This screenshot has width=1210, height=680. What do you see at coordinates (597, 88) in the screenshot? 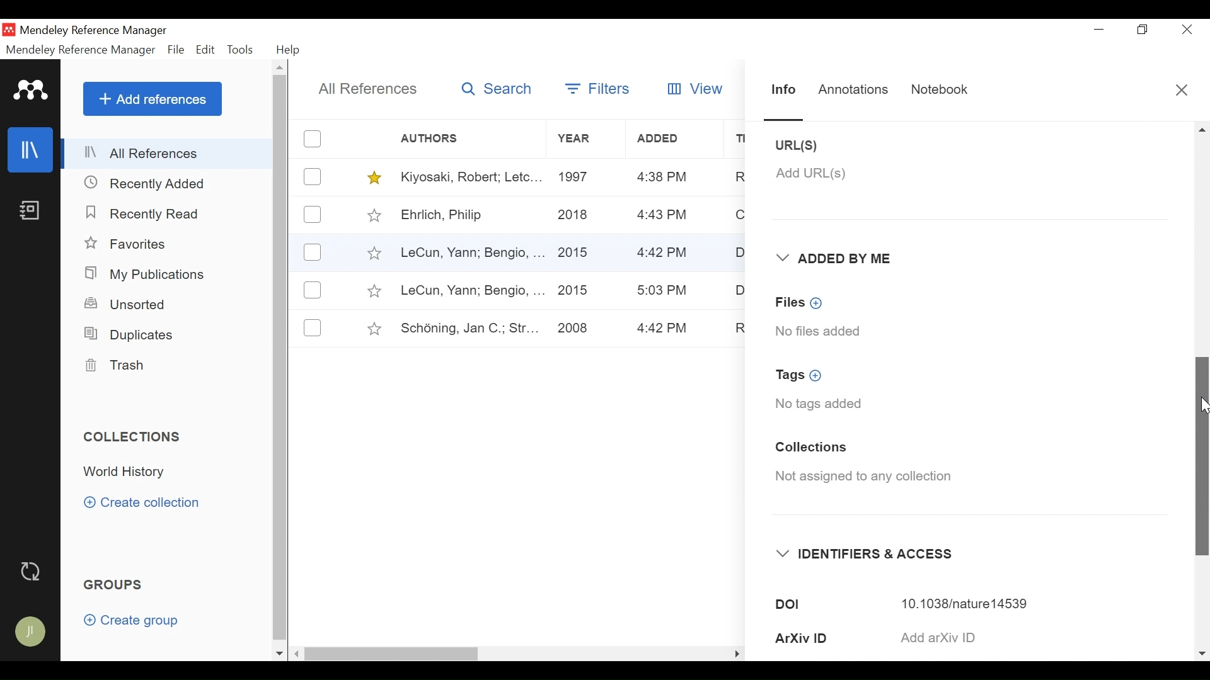
I see `Filters` at bounding box center [597, 88].